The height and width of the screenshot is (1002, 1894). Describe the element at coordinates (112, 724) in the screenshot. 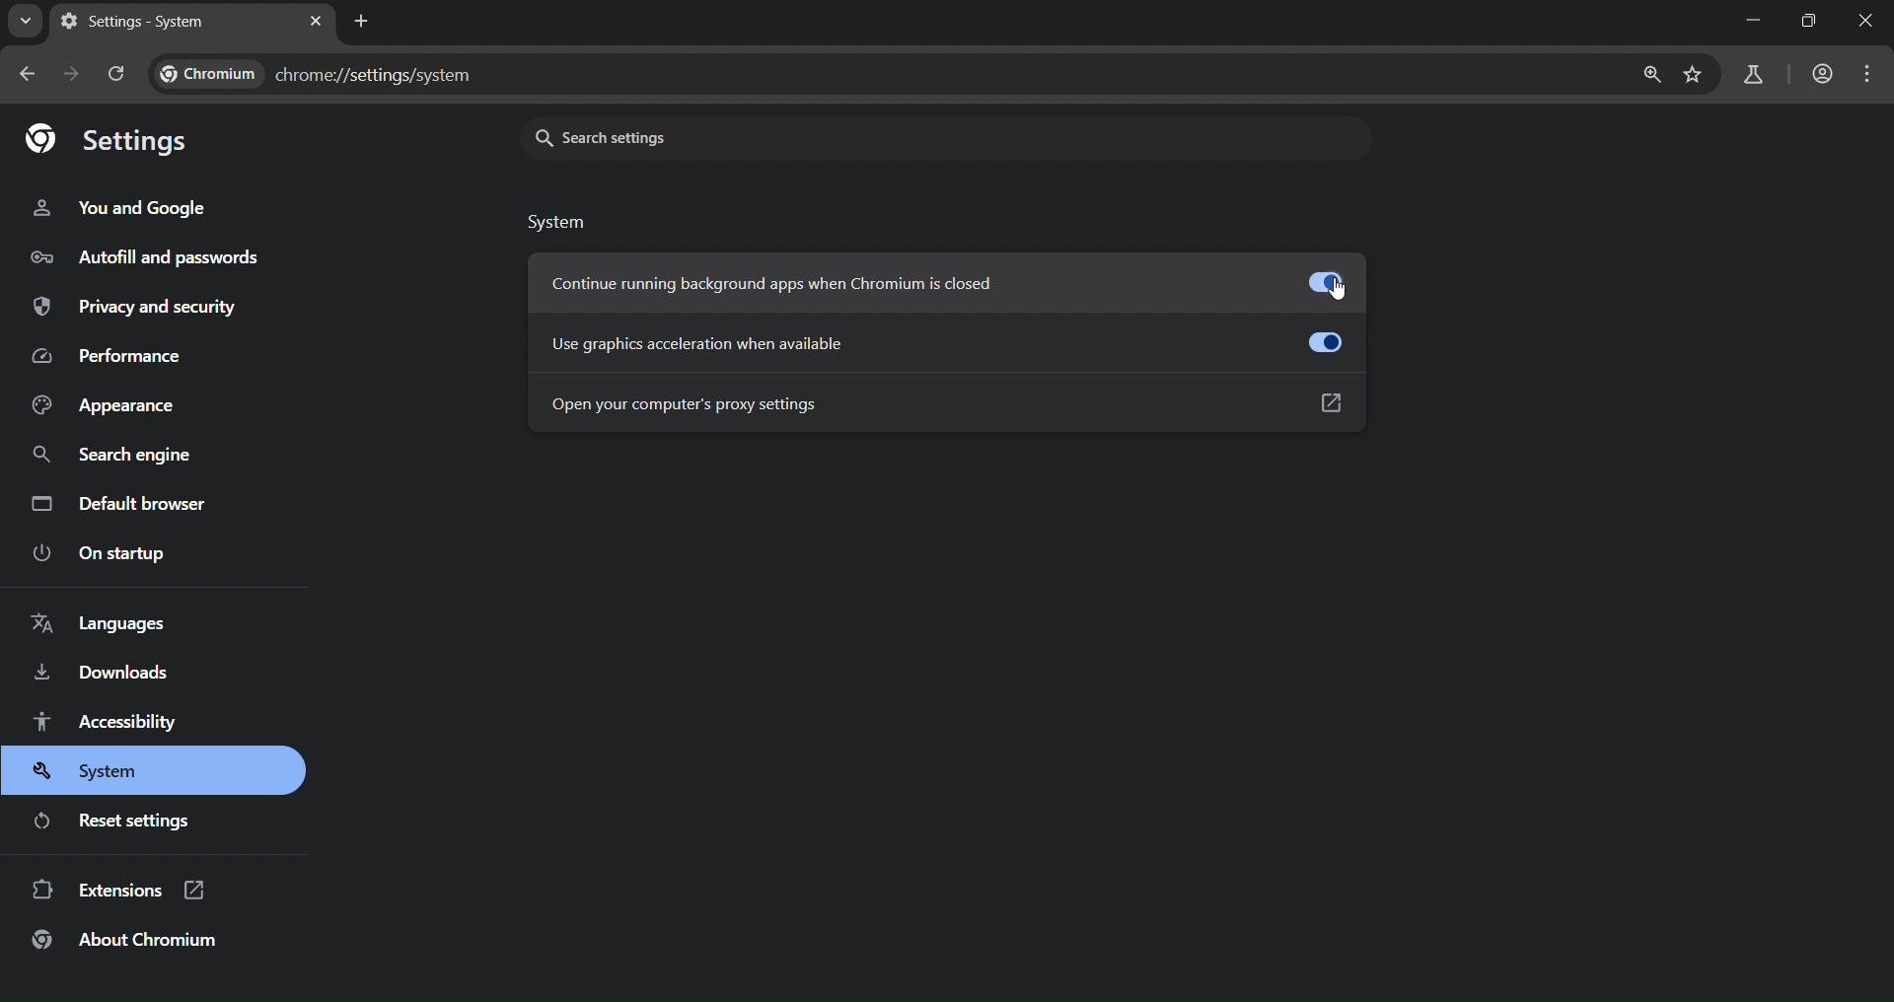

I see `accessibility` at that location.